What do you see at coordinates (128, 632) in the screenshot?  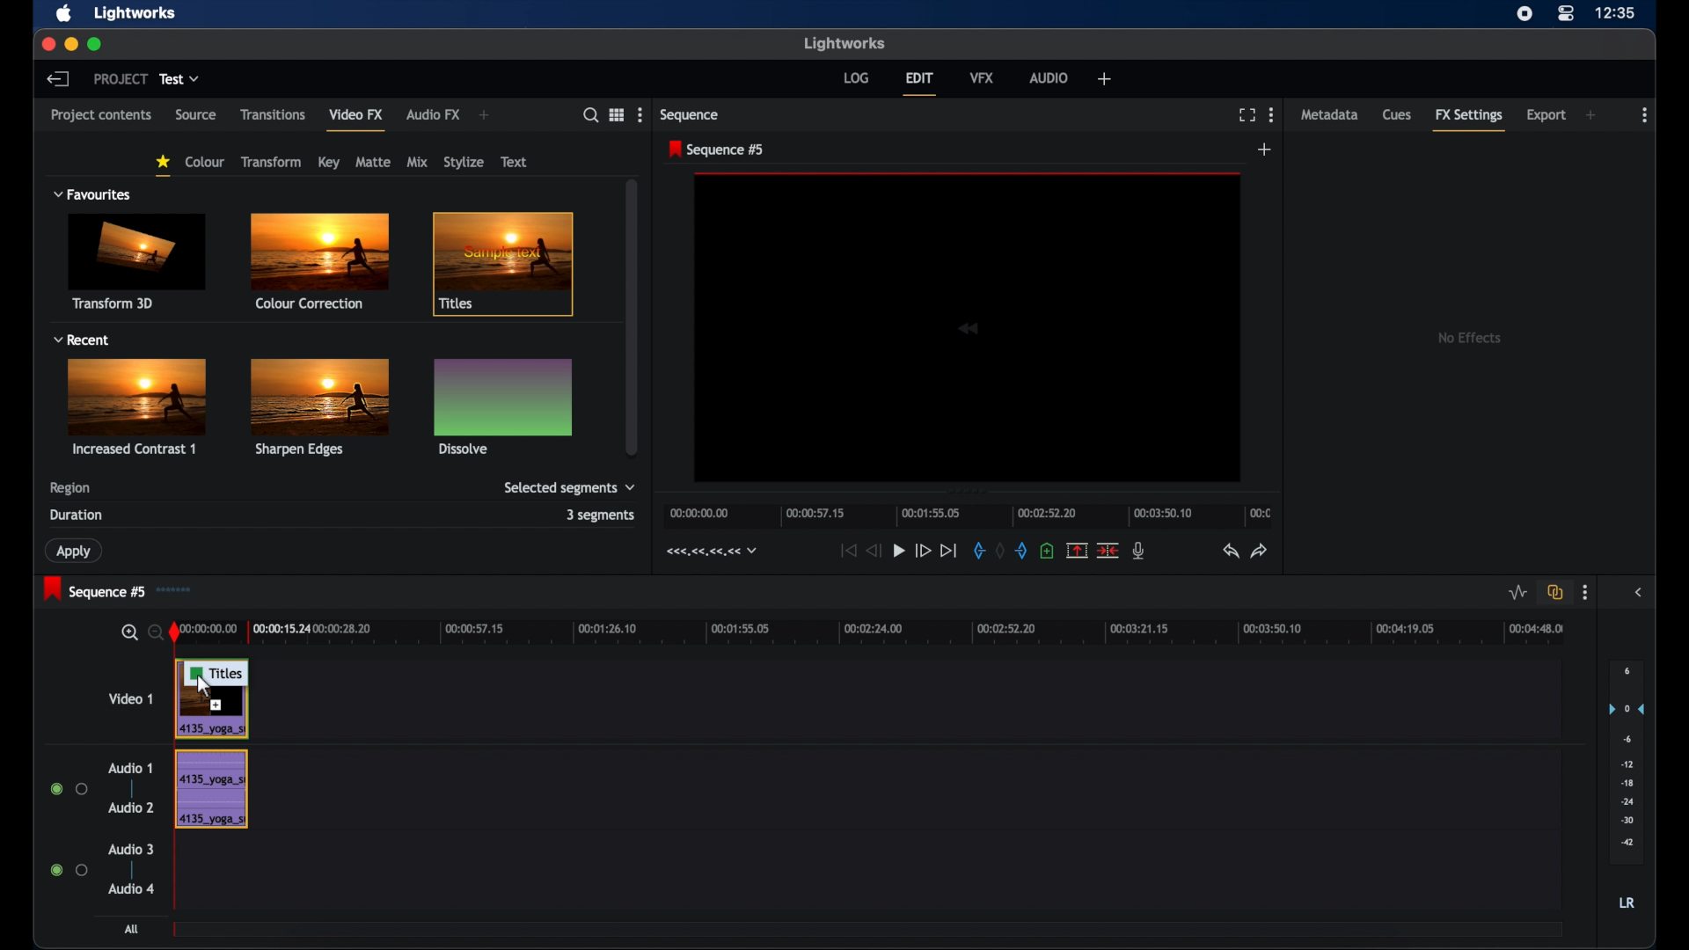 I see `zoom in` at bounding box center [128, 632].